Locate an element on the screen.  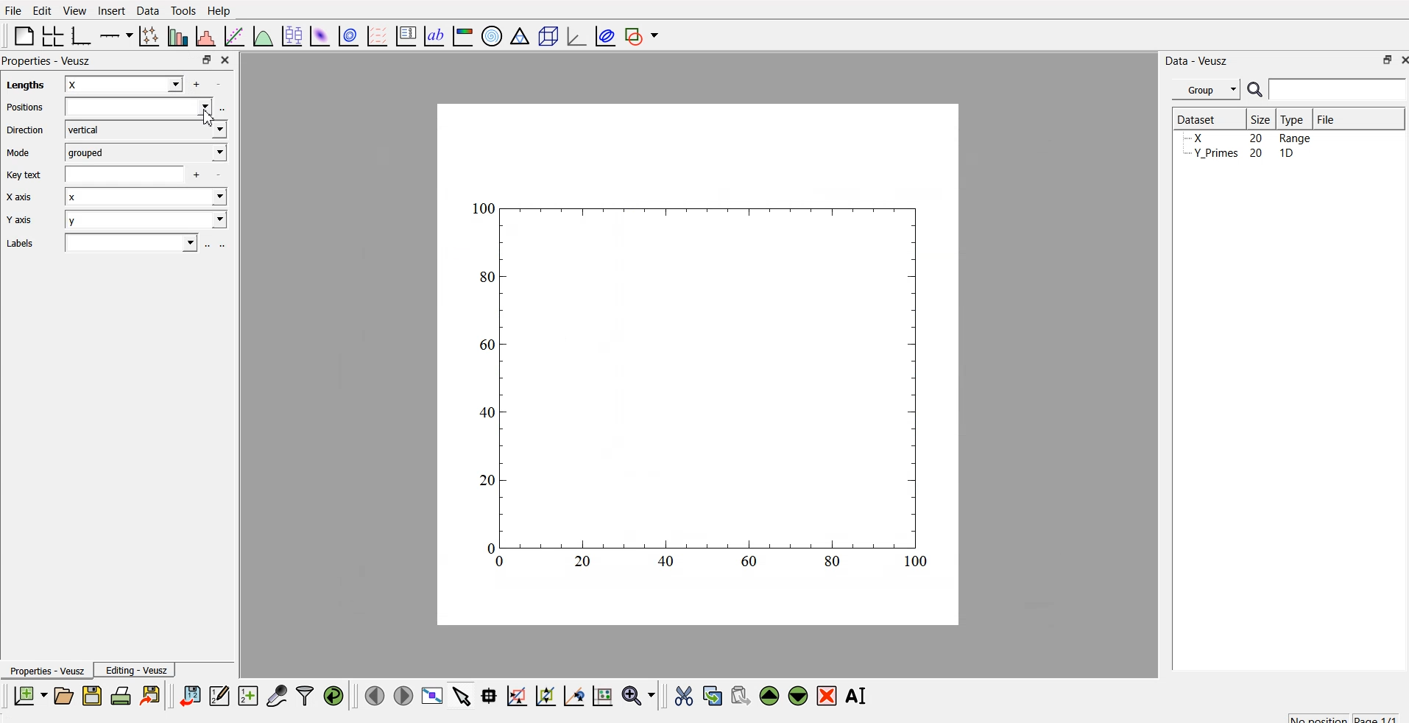
polar graph is located at coordinates (494, 37).